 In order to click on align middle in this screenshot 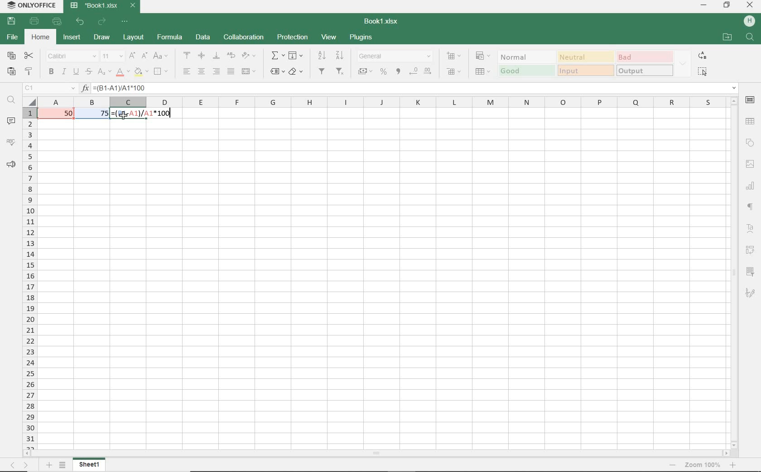, I will do `click(200, 56)`.